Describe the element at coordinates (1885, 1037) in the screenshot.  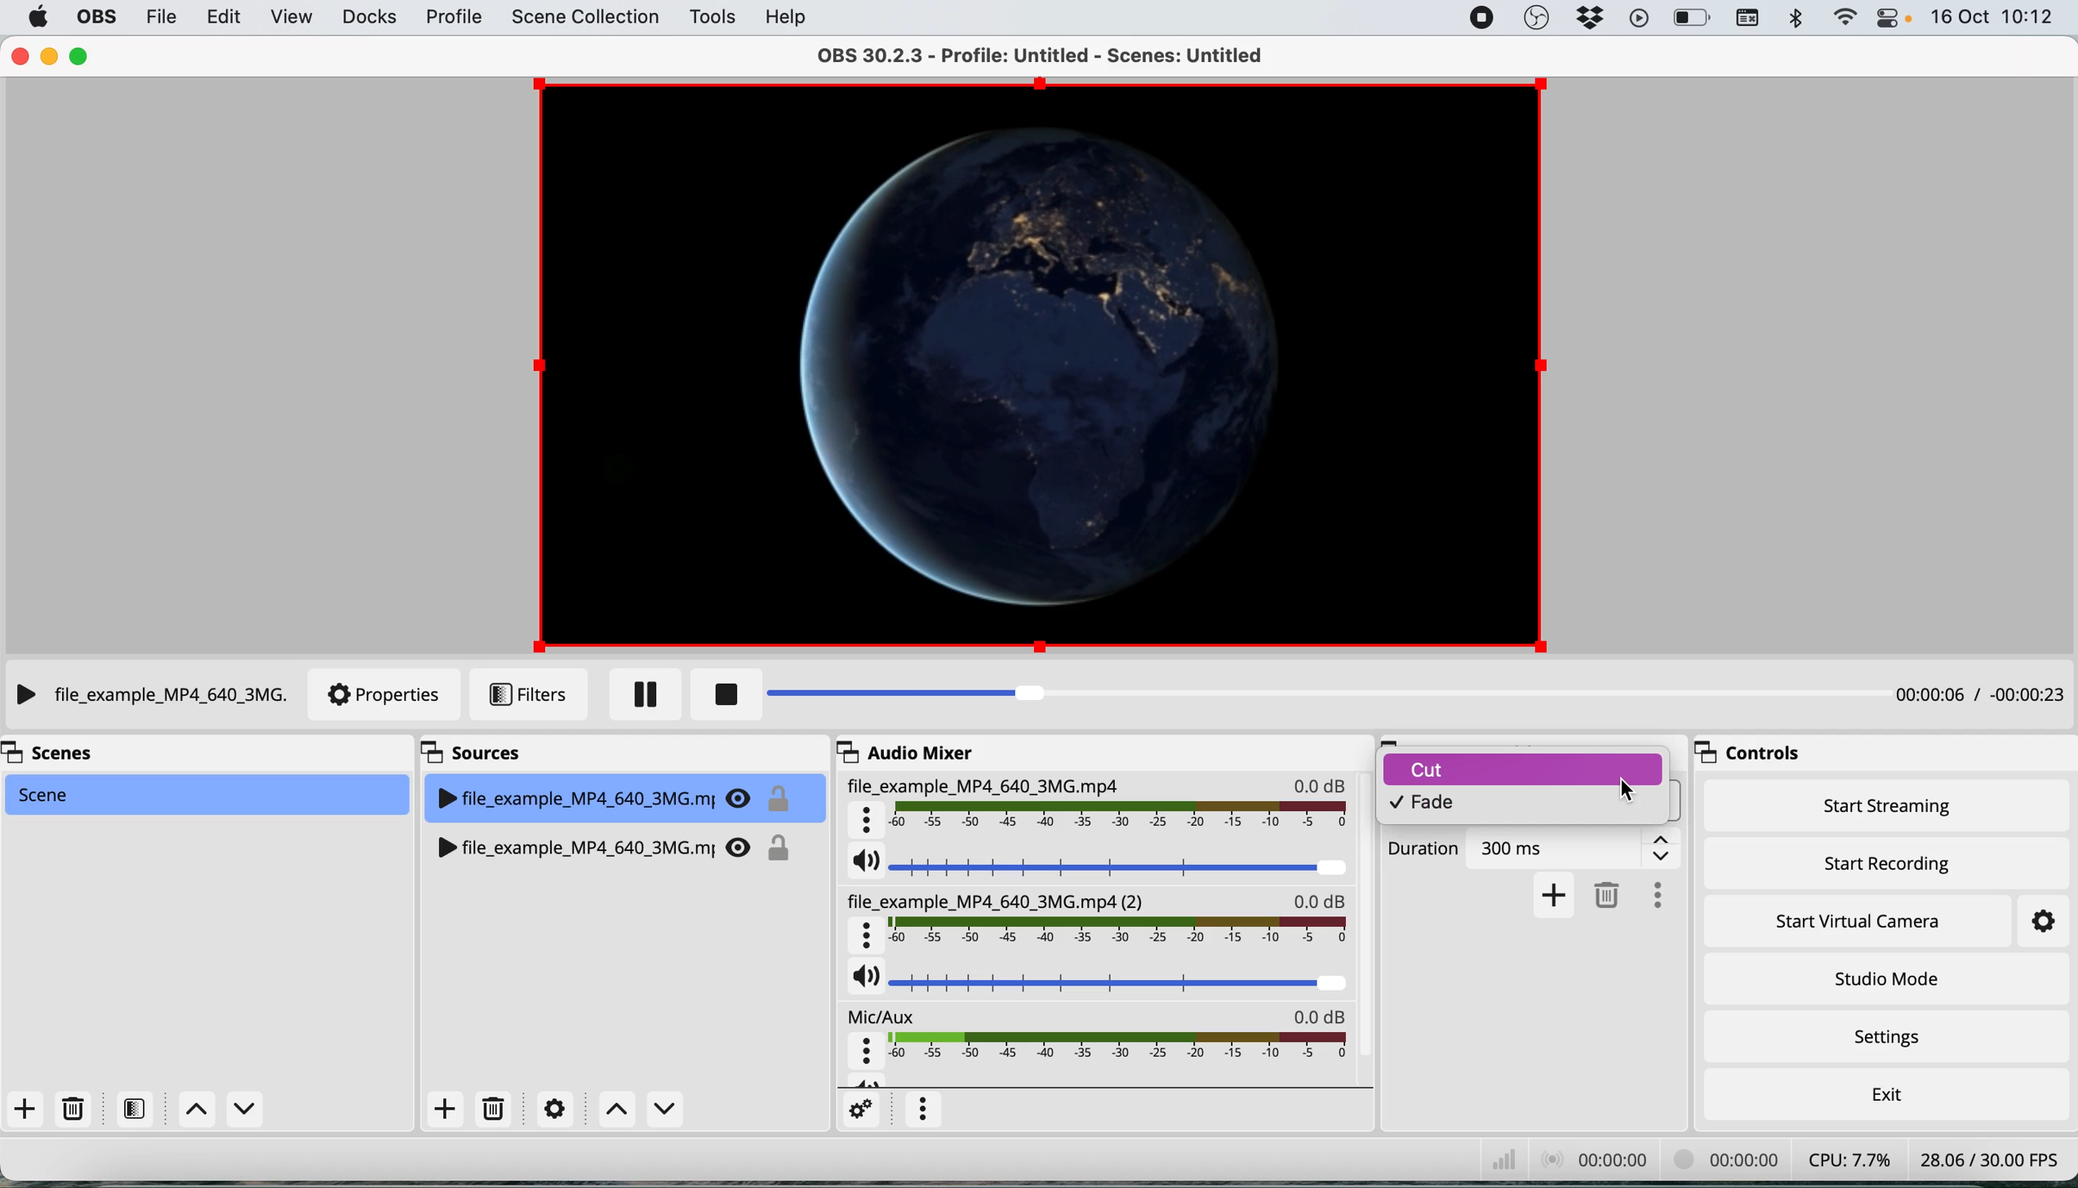
I see `settings` at that location.